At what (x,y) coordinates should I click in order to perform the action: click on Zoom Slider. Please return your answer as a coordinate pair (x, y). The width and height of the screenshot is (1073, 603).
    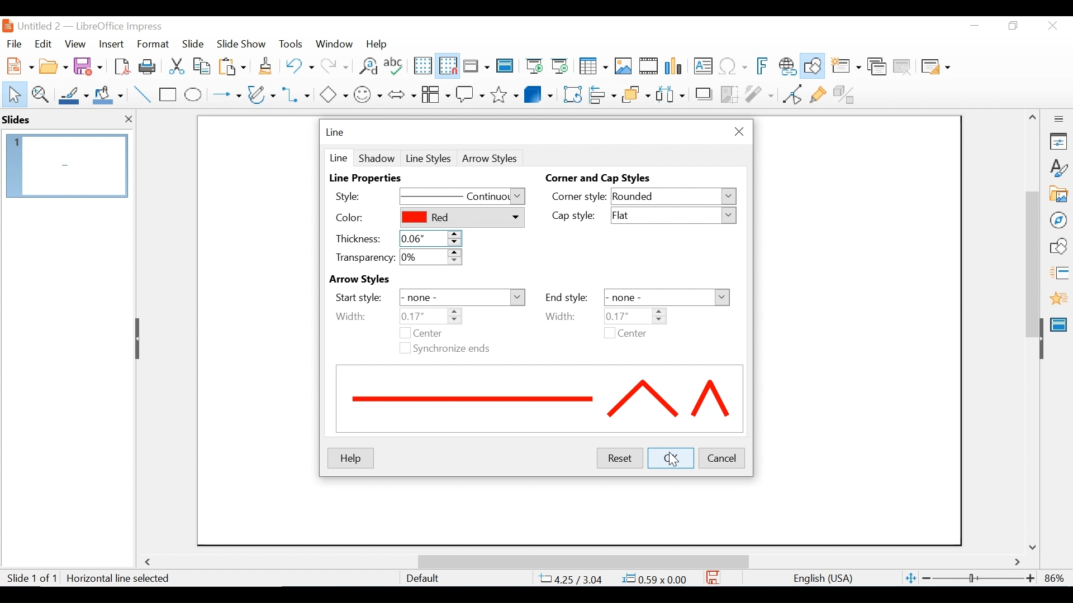
    Looking at the image, I should click on (977, 579).